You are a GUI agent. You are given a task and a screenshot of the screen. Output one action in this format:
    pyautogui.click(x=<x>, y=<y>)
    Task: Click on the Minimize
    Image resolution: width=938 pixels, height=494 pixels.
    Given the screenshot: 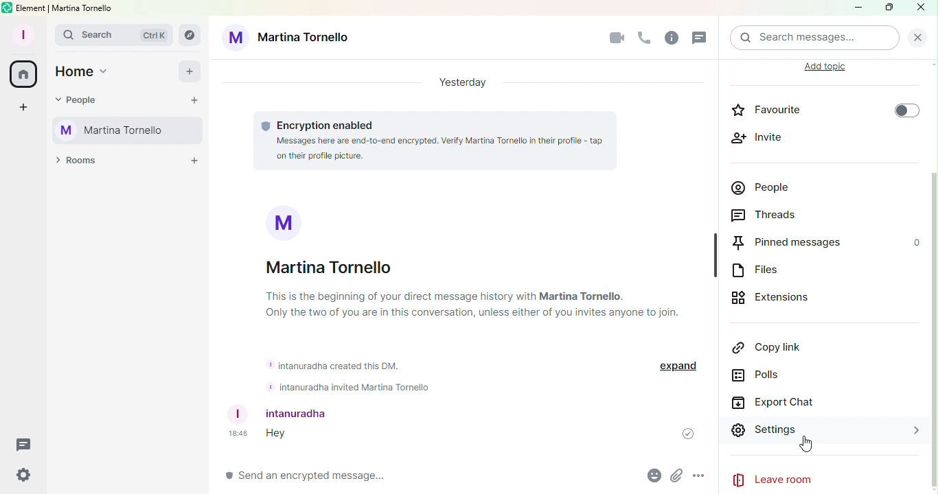 What is the action you would take?
    pyautogui.click(x=858, y=9)
    